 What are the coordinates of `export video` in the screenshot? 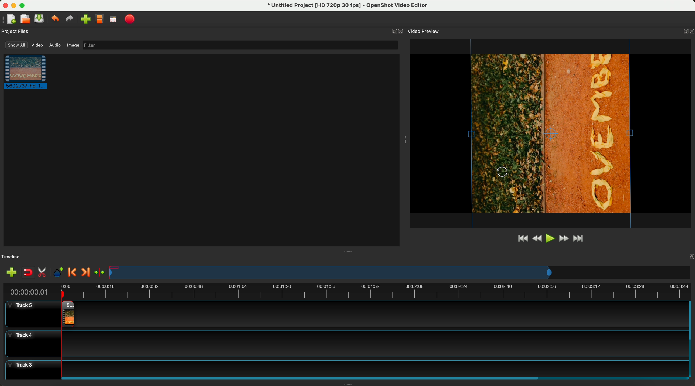 It's located at (130, 19).